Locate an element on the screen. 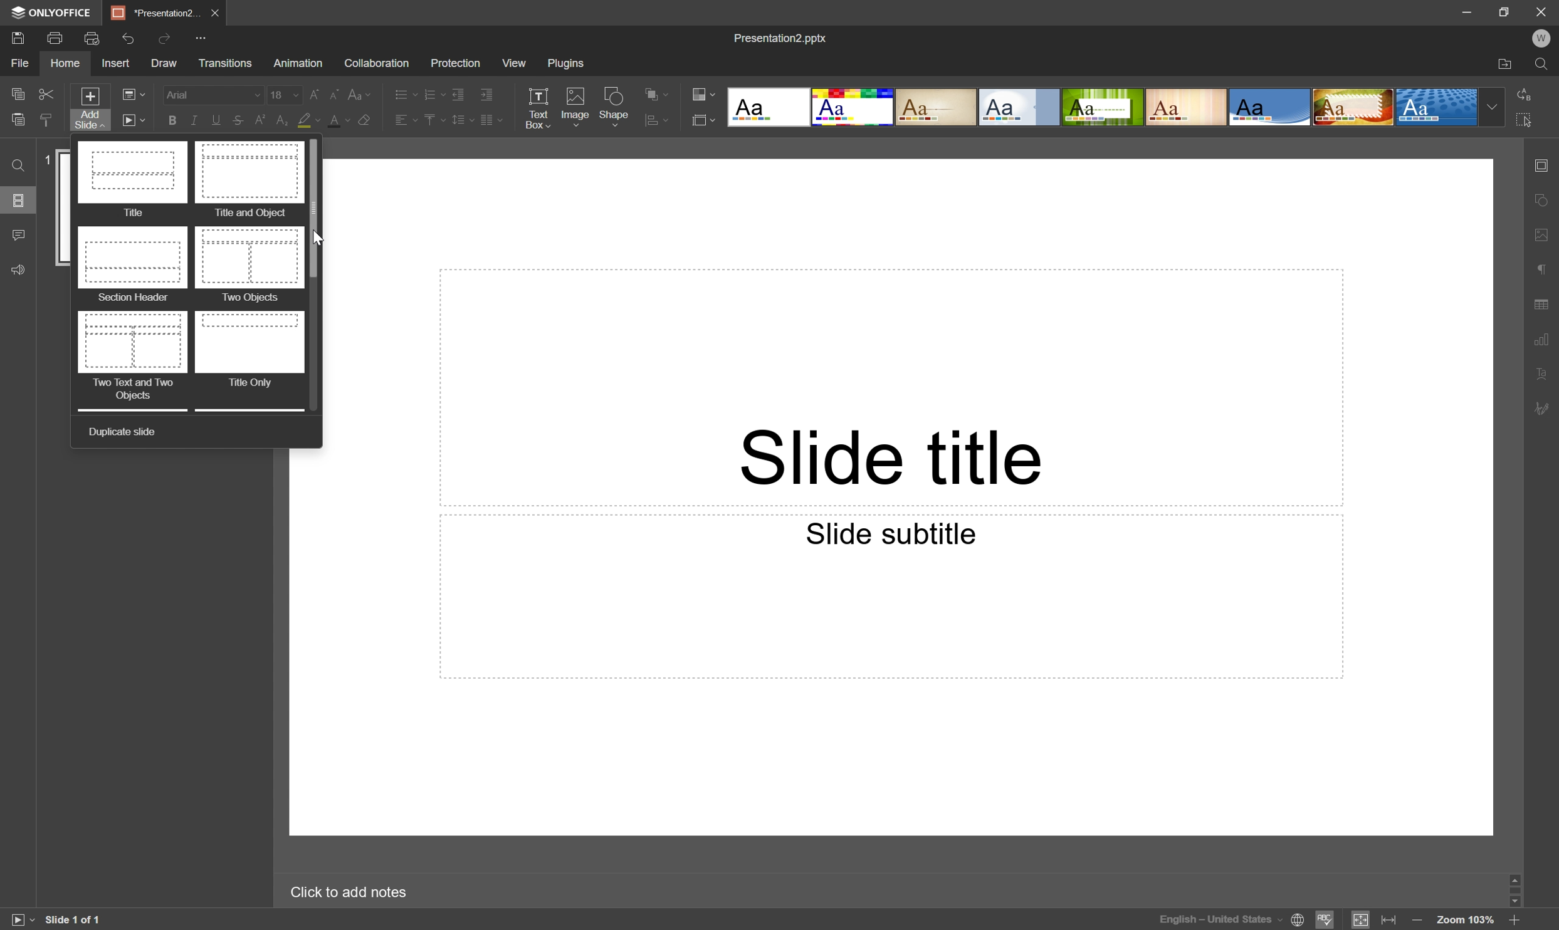 The height and width of the screenshot is (930, 1559). Change color theme is located at coordinates (703, 92).